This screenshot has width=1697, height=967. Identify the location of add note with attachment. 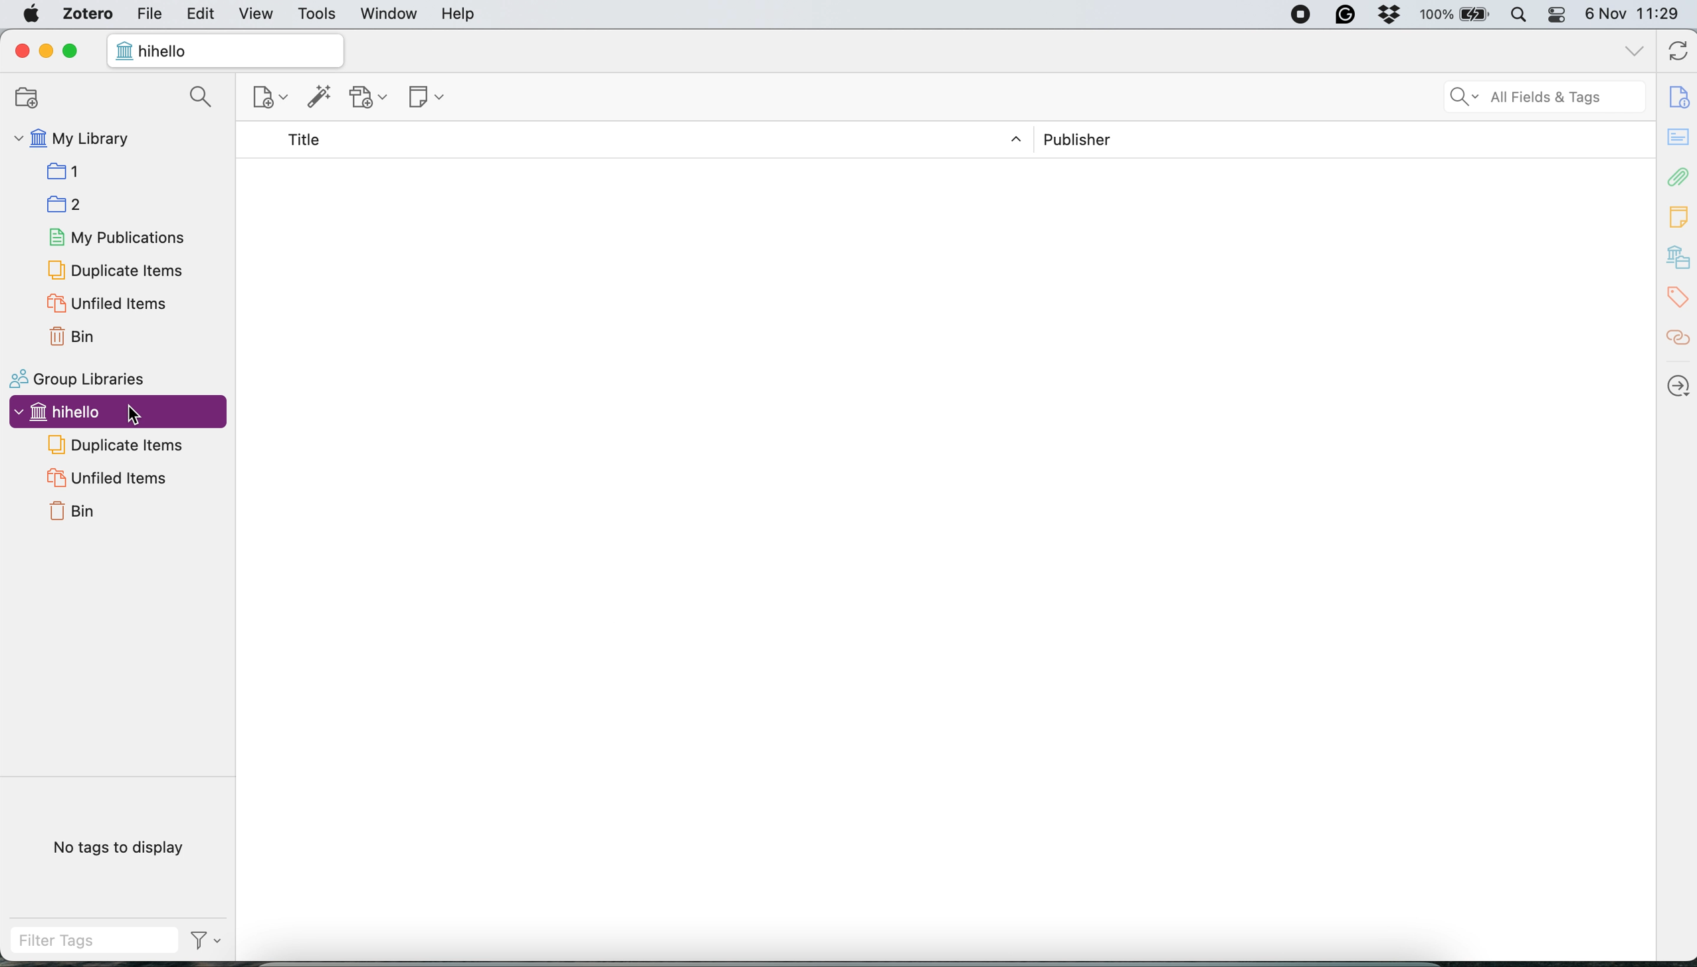
(369, 99).